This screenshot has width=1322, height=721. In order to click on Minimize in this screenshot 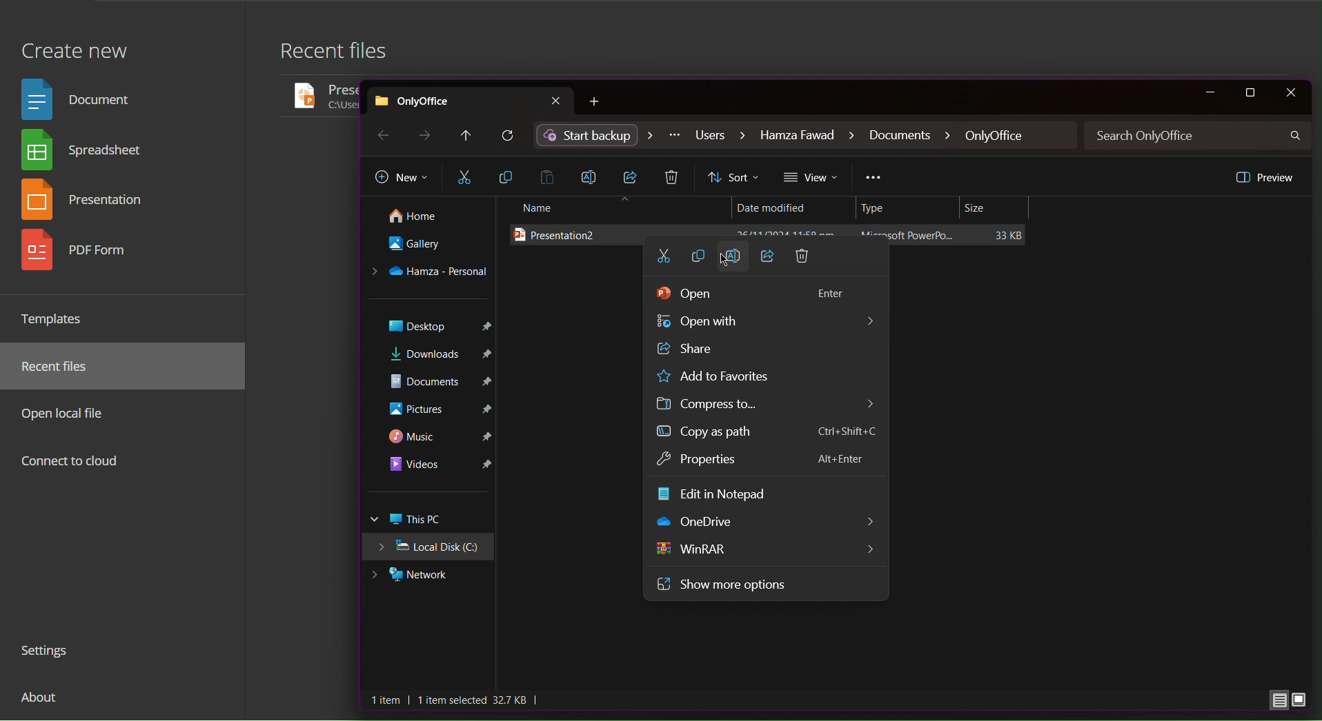, I will do `click(1209, 93)`.